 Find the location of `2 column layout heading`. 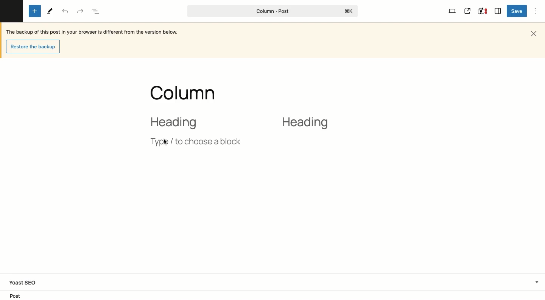

2 column layout heading is located at coordinates (241, 122).